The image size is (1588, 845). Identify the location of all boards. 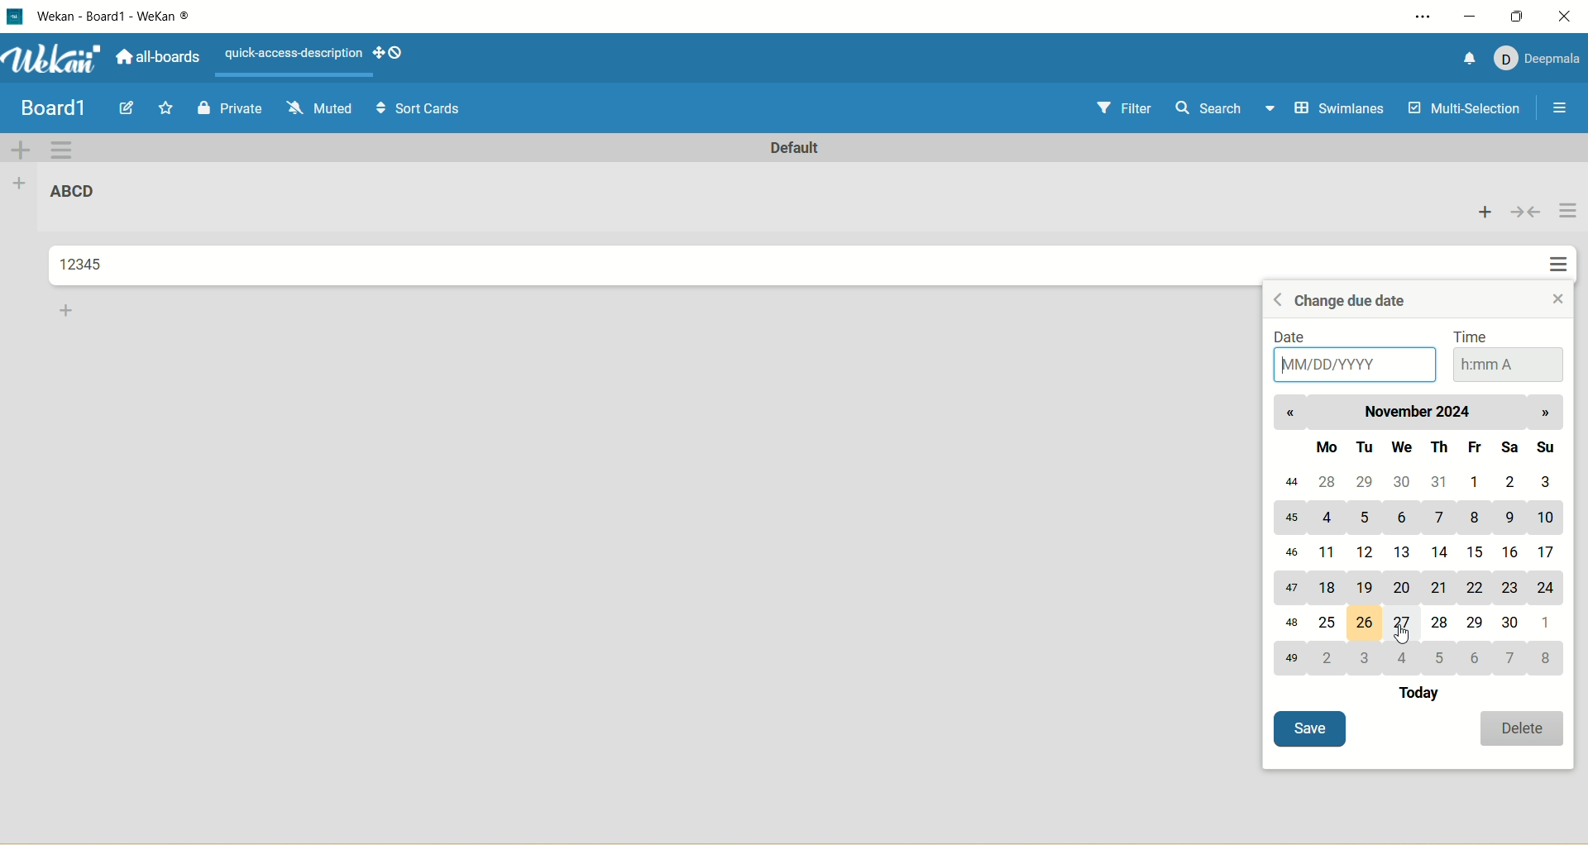
(157, 55).